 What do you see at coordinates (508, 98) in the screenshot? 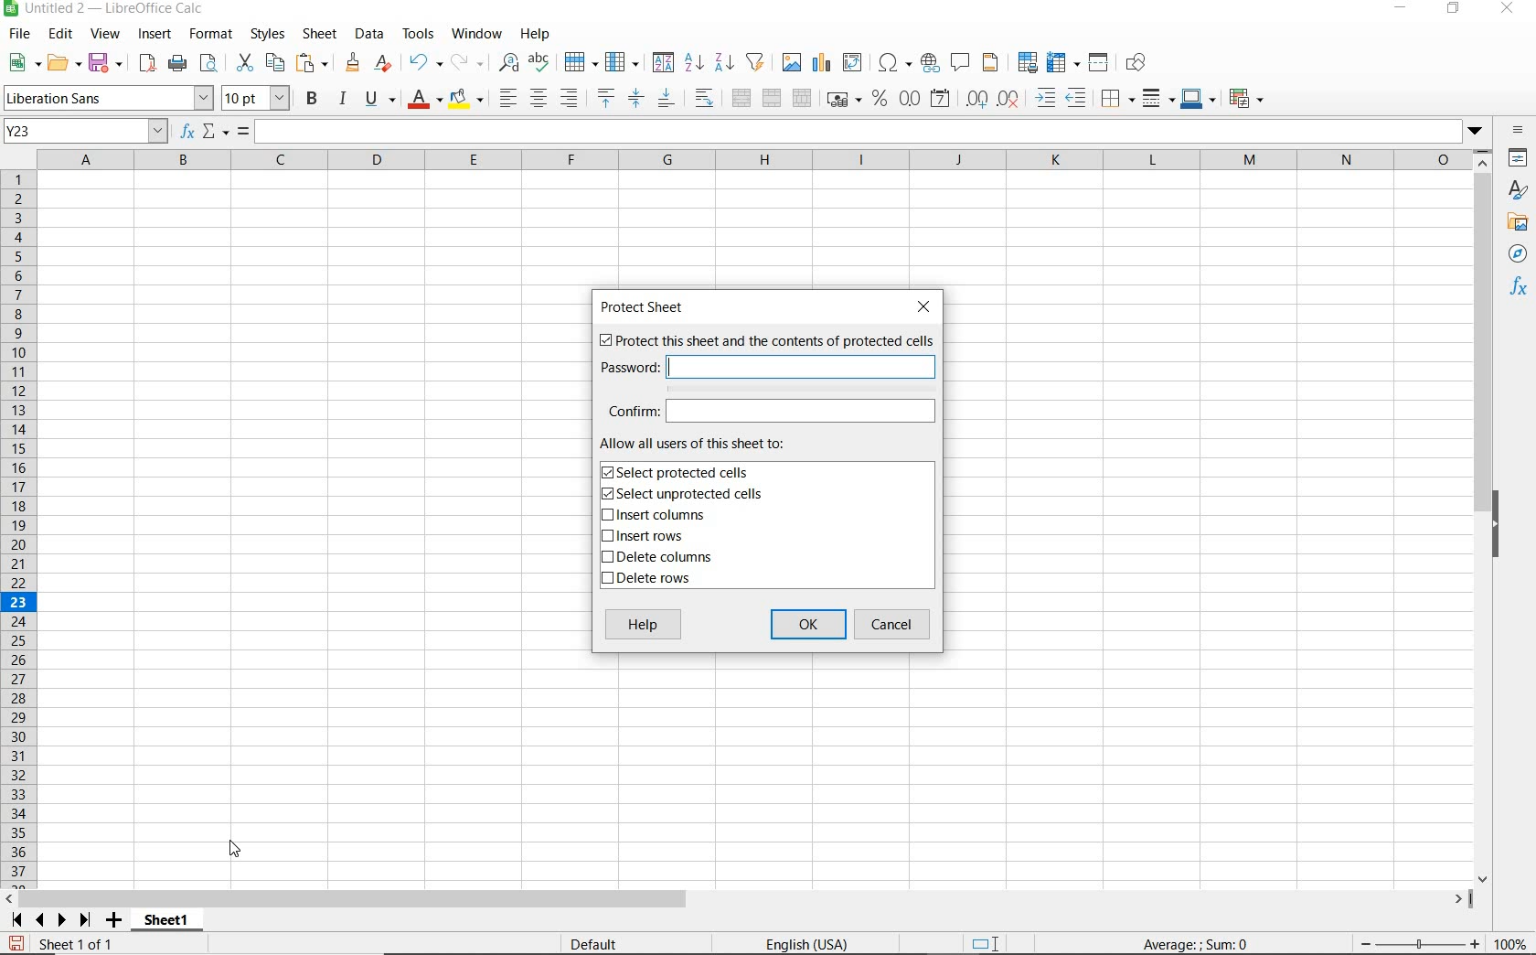
I see `ALIGN LEFT` at bounding box center [508, 98].